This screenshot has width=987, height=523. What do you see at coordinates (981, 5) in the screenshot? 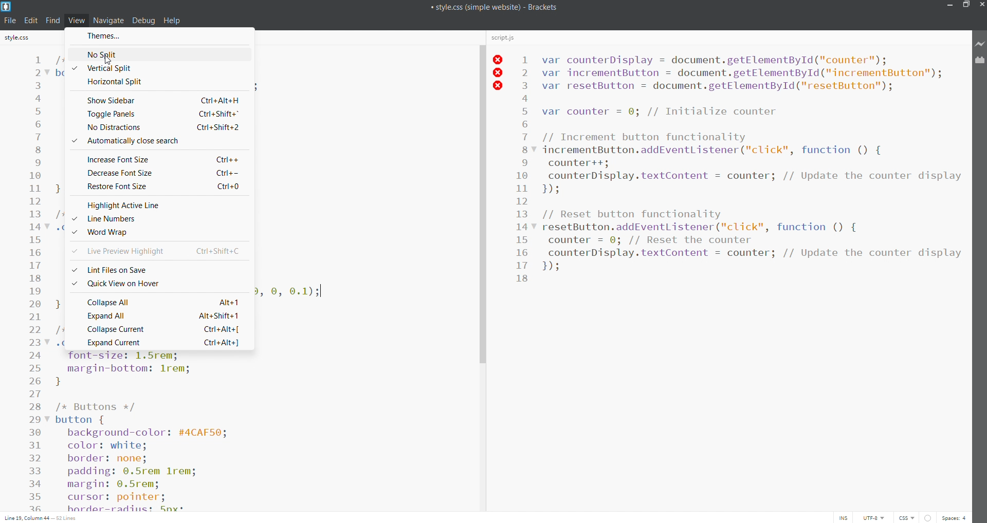
I see `close` at bounding box center [981, 5].